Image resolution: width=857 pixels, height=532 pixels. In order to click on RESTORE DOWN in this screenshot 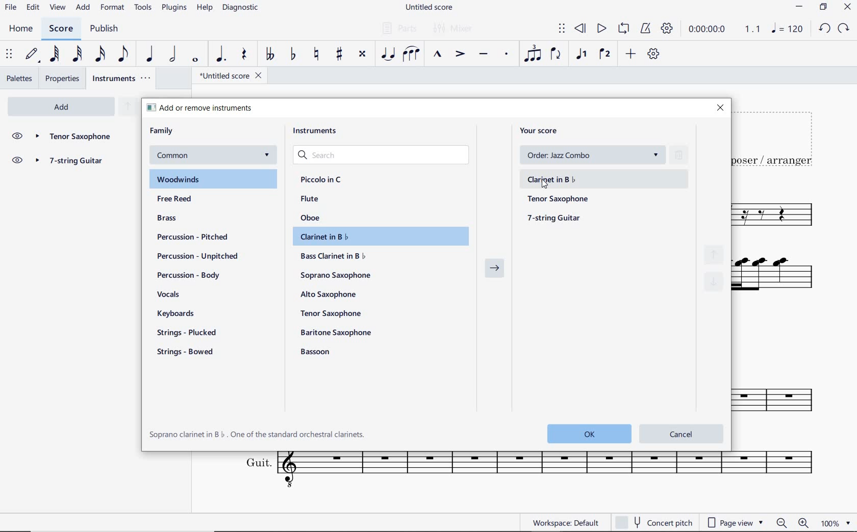, I will do `click(825, 8)`.